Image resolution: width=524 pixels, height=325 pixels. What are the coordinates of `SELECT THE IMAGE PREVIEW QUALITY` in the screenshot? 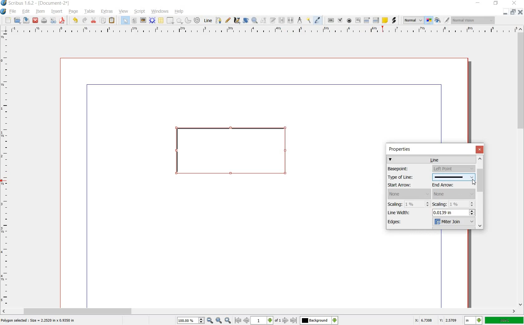 It's located at (412, 20).